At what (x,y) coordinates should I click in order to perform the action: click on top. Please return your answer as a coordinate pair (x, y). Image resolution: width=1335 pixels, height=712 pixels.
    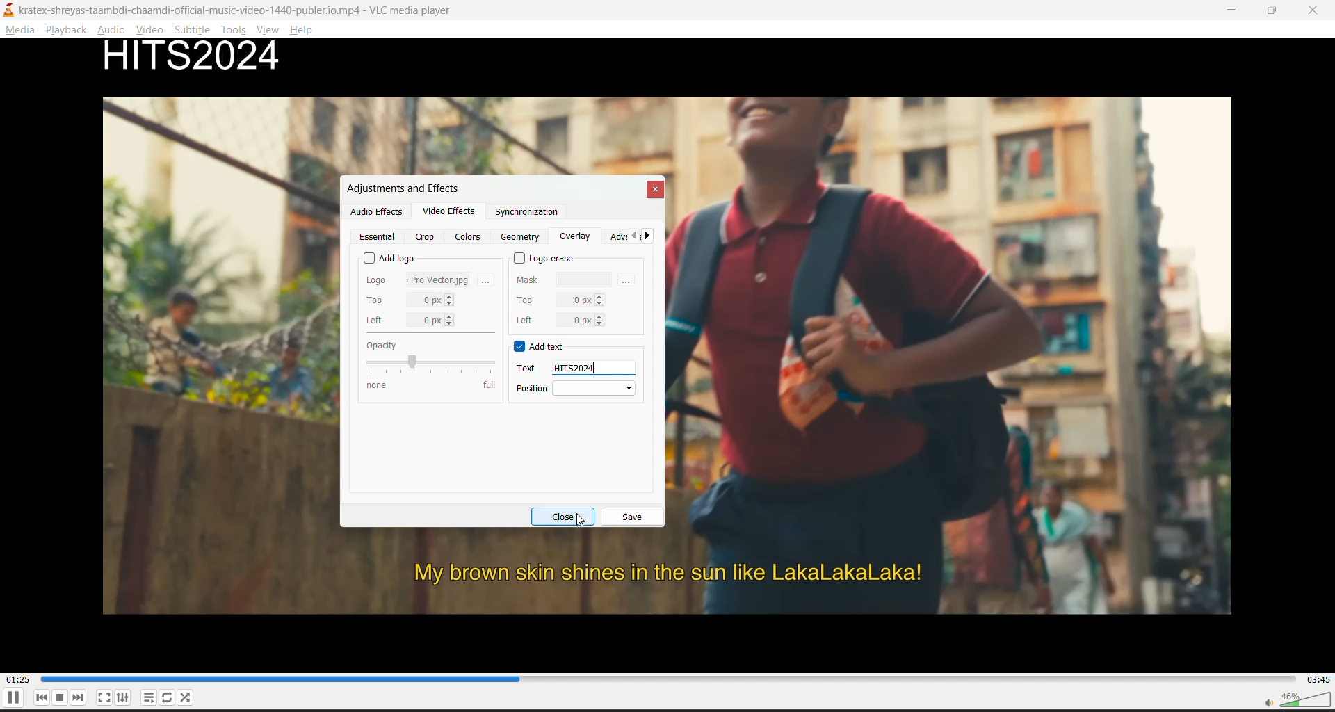
    Looking at the image, I should click on (411, 300).